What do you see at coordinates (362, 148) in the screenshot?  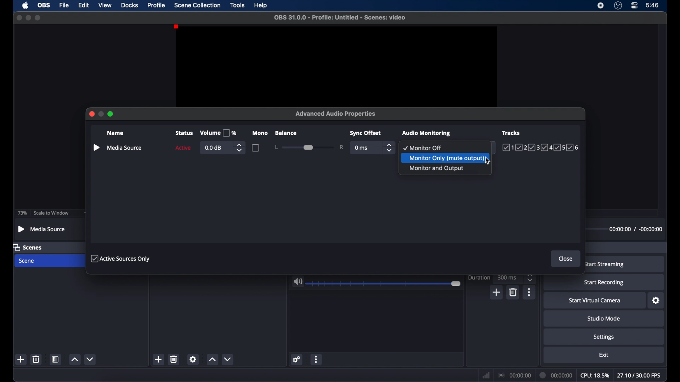 I see `0 ms` at bounding box center [362, 148].